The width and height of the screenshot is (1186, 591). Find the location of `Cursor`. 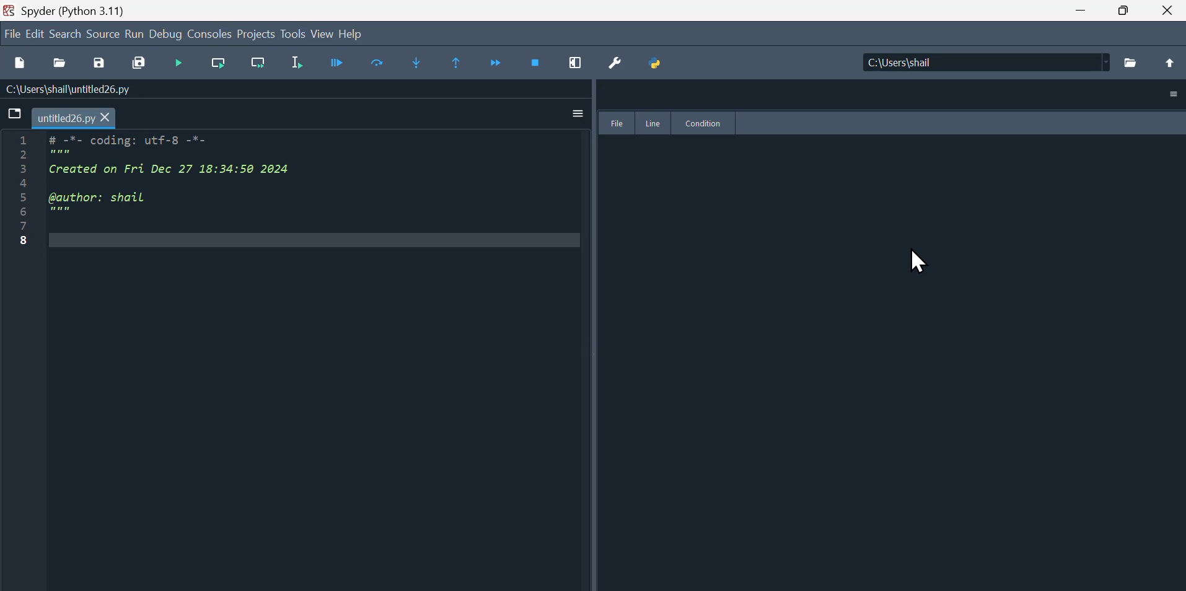

Cursor is located at coordinates (918, 263).